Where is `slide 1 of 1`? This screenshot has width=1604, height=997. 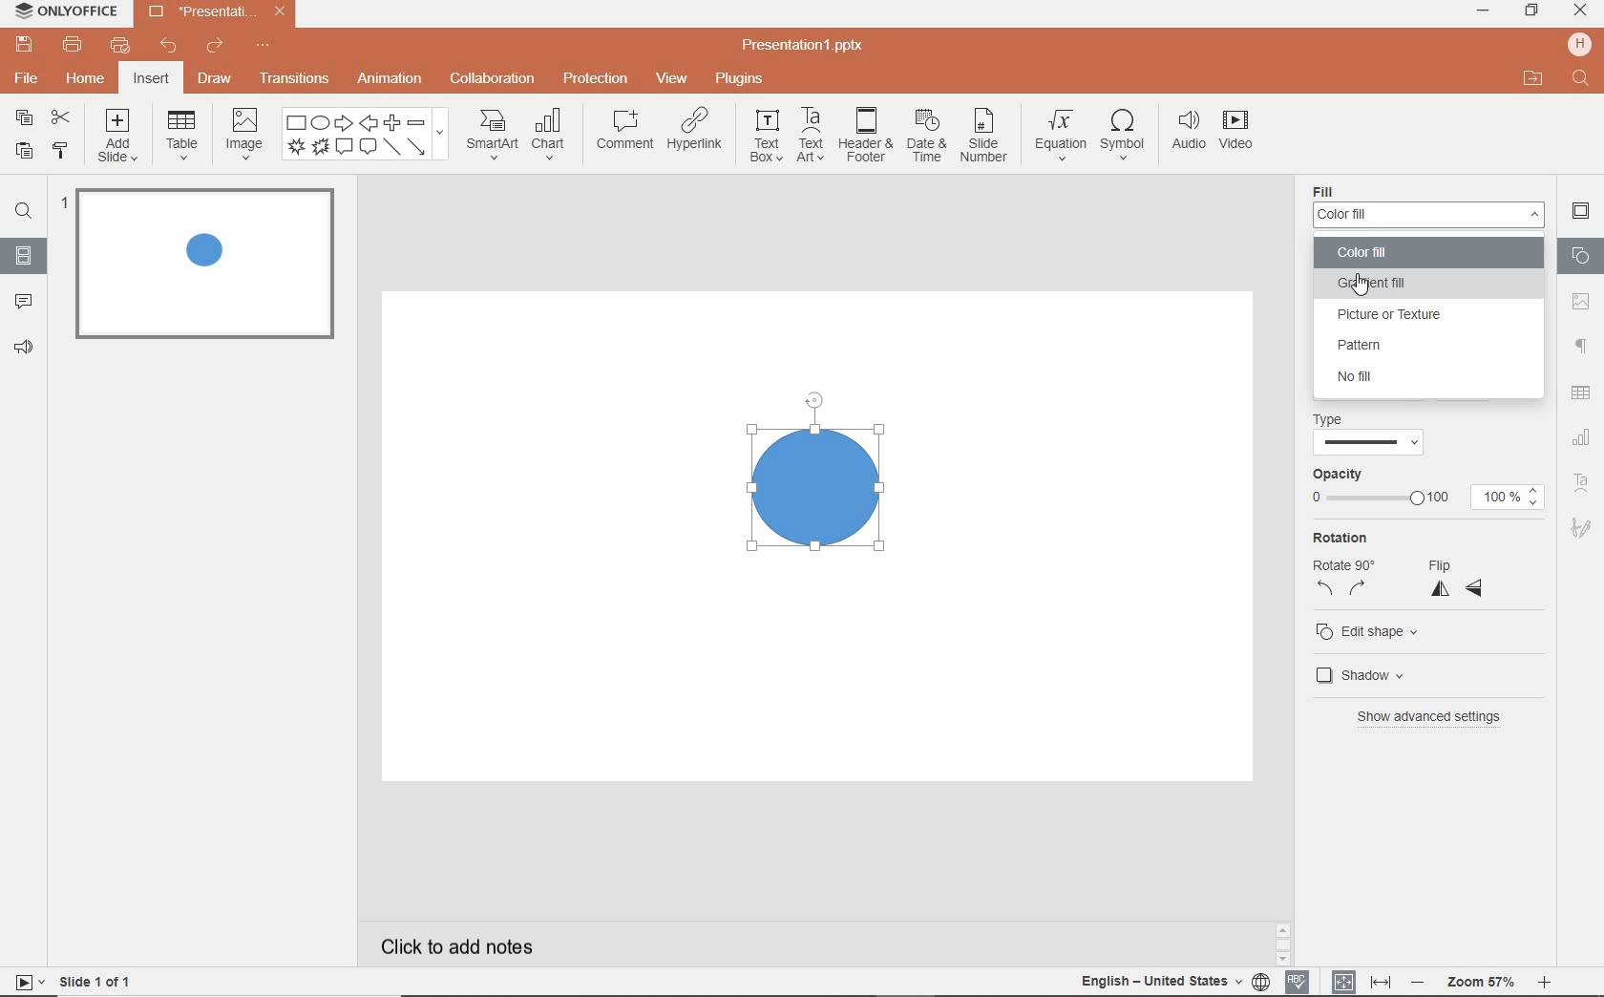
slide 1 of 1 is located at coordinates (96, 980).